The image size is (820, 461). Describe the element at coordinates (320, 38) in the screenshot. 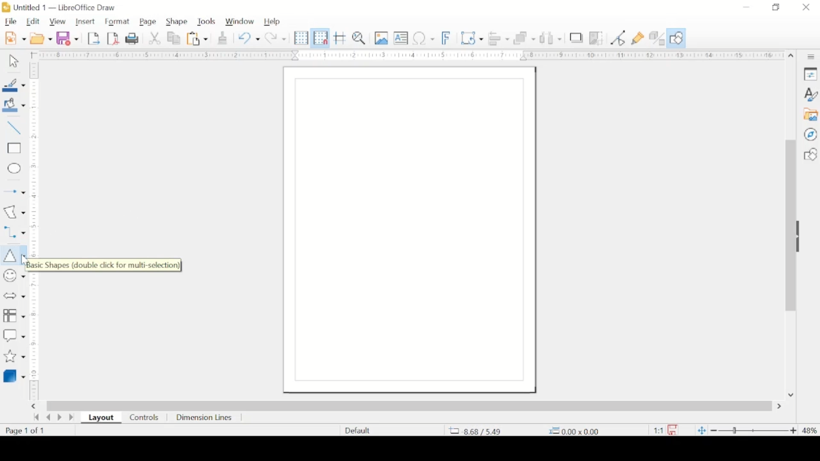

I see `snap to grid` at that location.